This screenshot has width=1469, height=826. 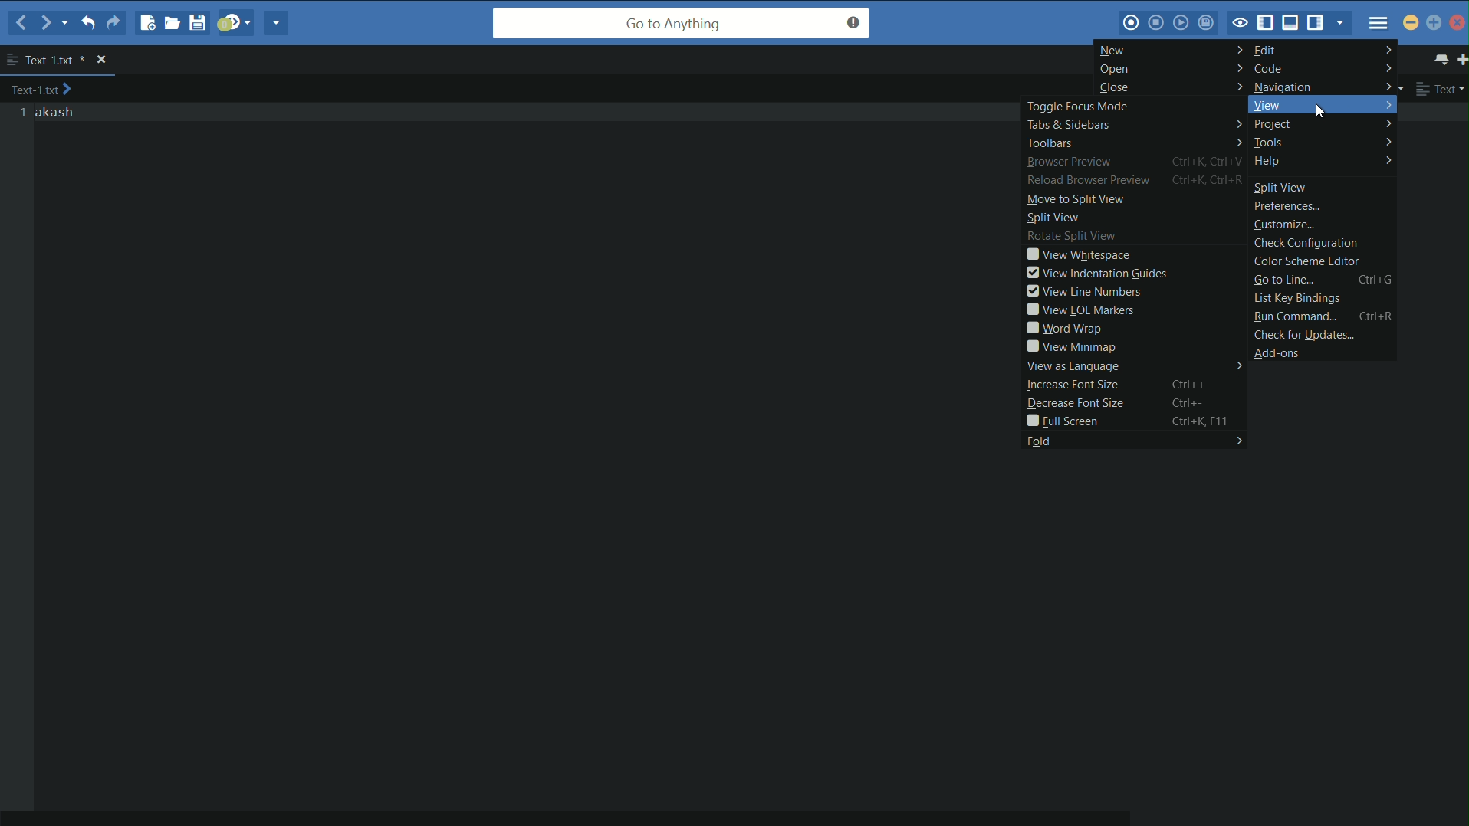 What do you see at coordinates (1323, 113) in the screenshot?
I see `Cursor` at bounding box center [1323, 113].